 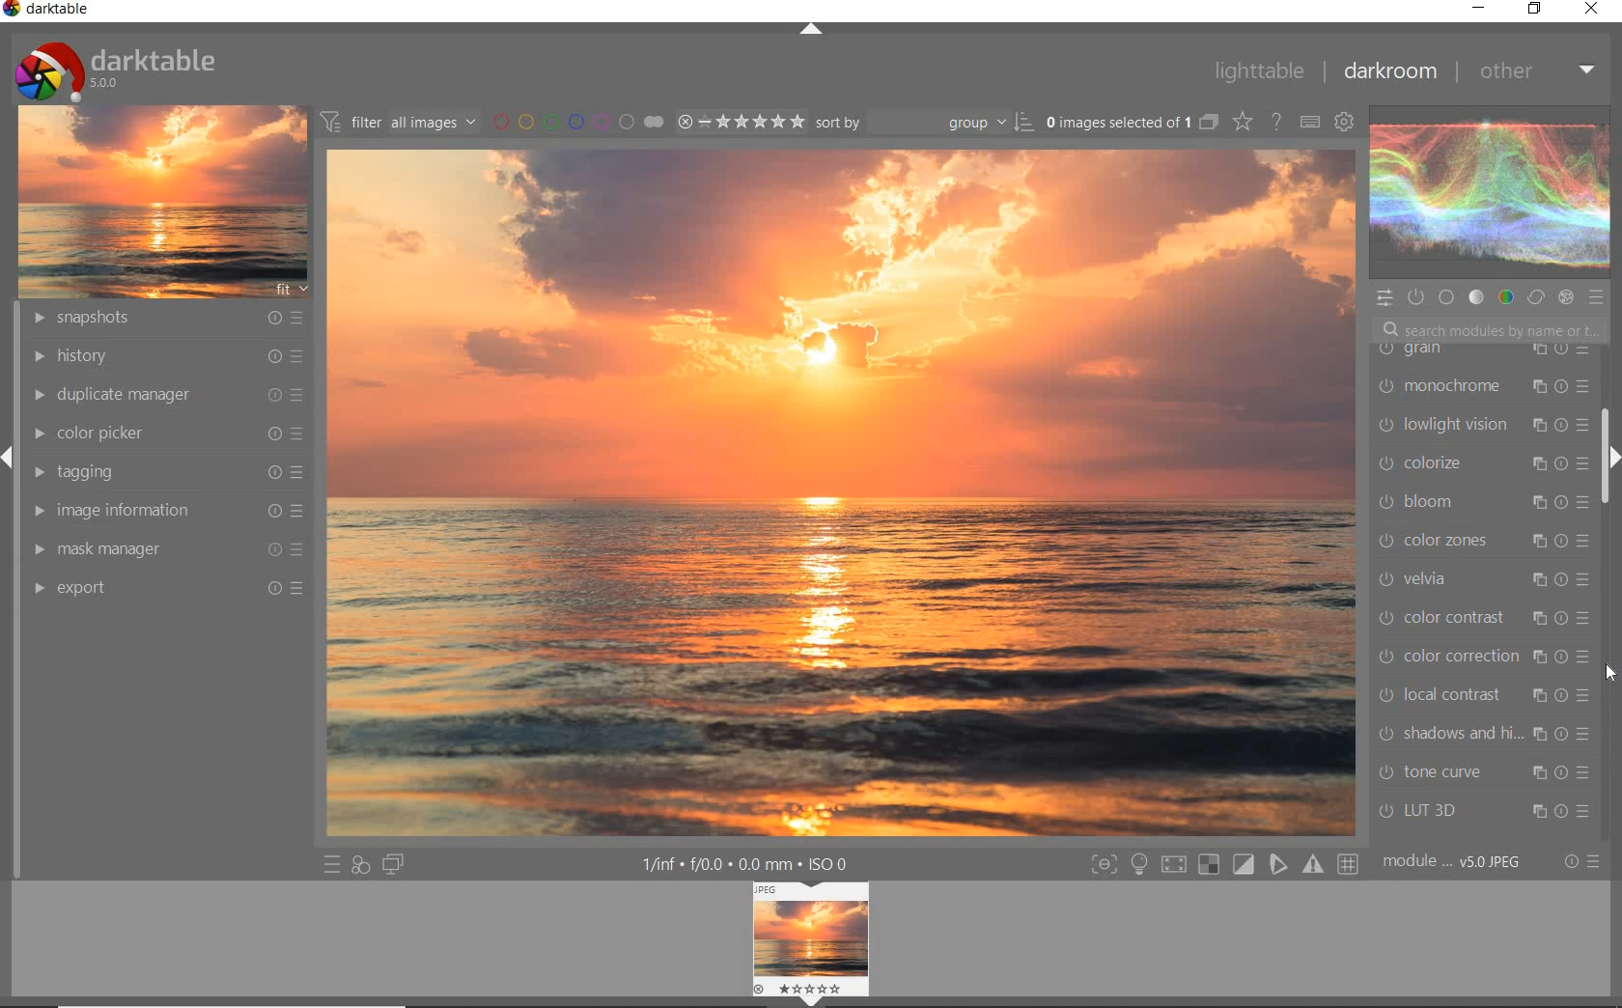 I want to click on MASK MANAGER, so click(x=166, y=548).